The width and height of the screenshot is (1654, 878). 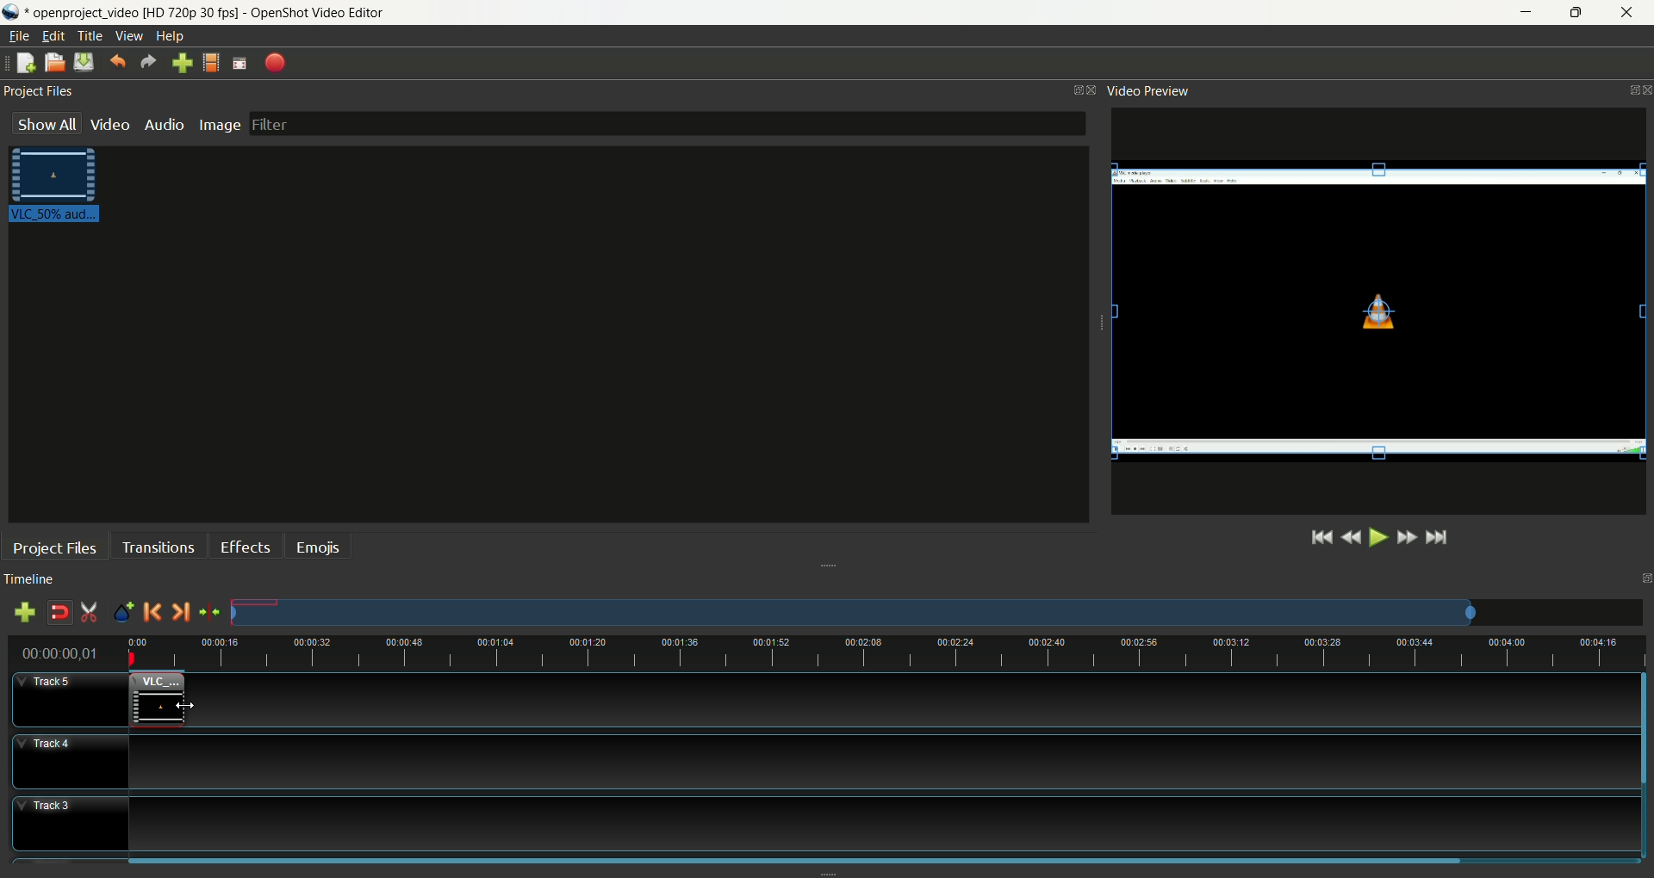 I want to click on video clip, so click(x=158, y=698).